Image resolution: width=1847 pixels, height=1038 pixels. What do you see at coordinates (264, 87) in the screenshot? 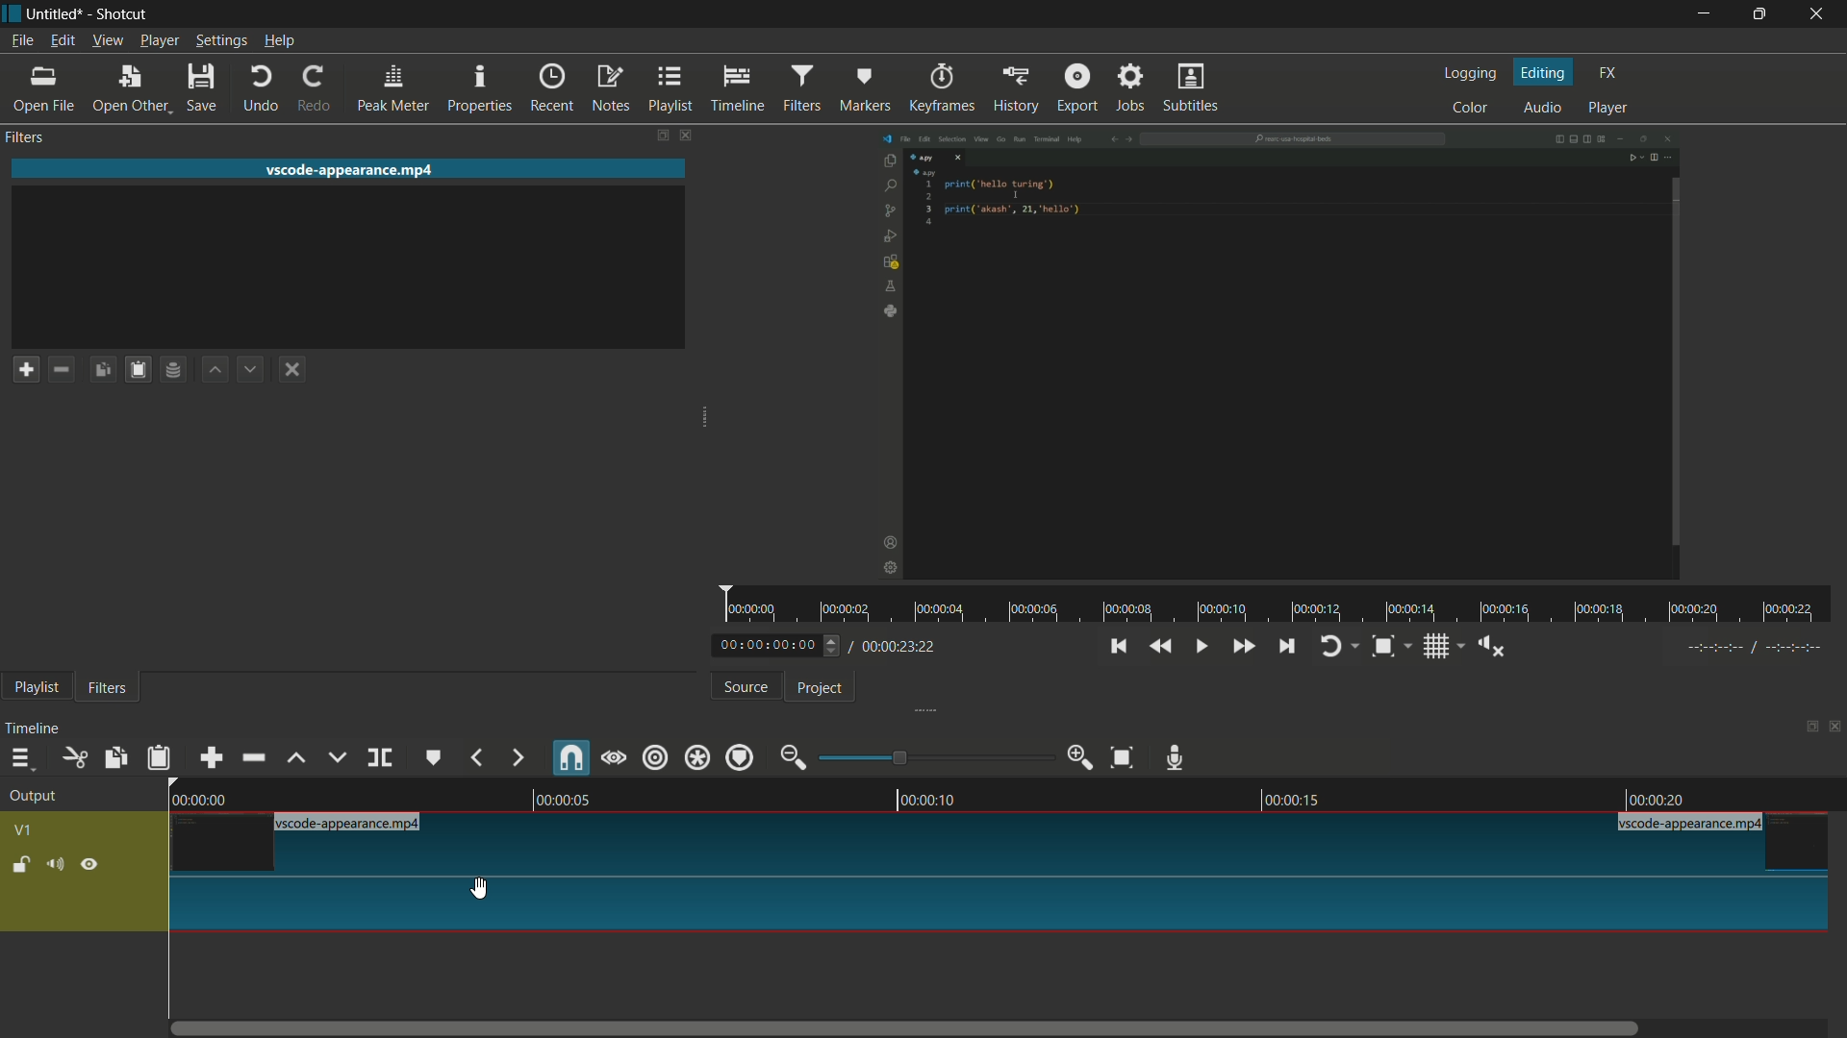
I see `undo` at bounding box center [264, 87].